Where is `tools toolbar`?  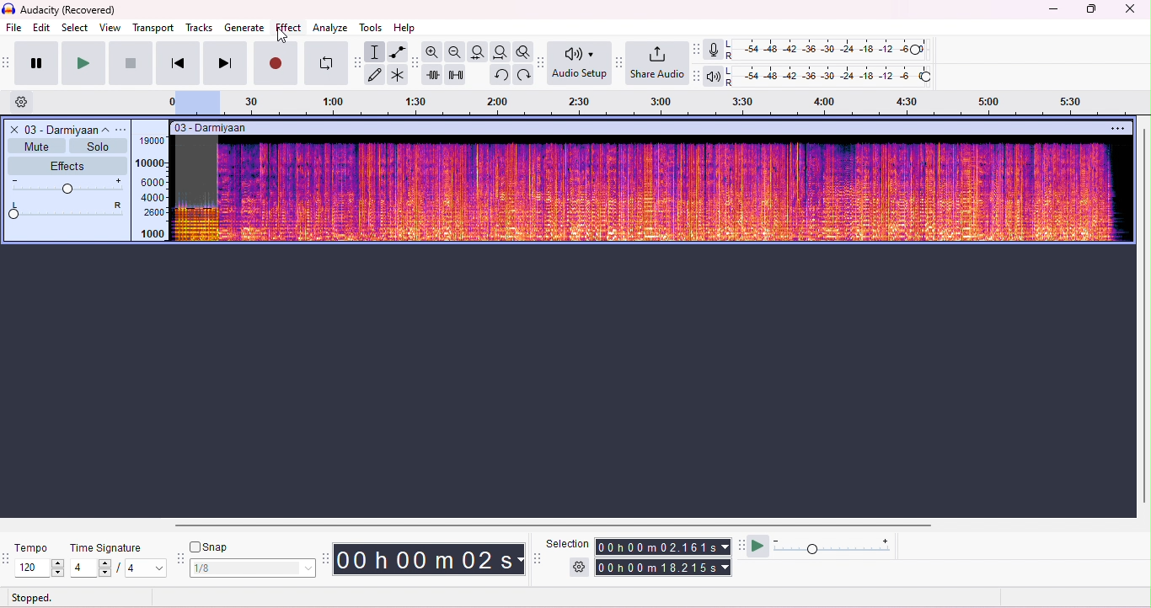 tools toolbar is located at coordinates (357, 63).